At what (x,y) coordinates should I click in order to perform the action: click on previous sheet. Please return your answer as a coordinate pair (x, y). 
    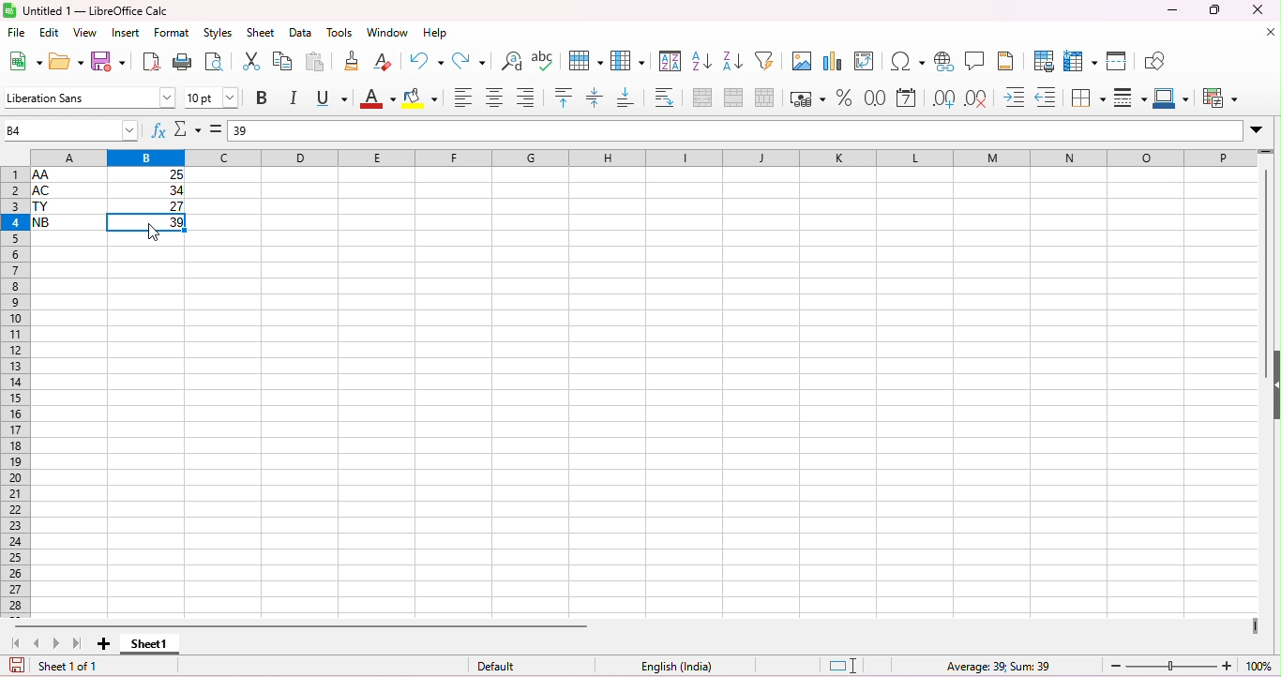
    Looking at the image, I should click on (38, 643).